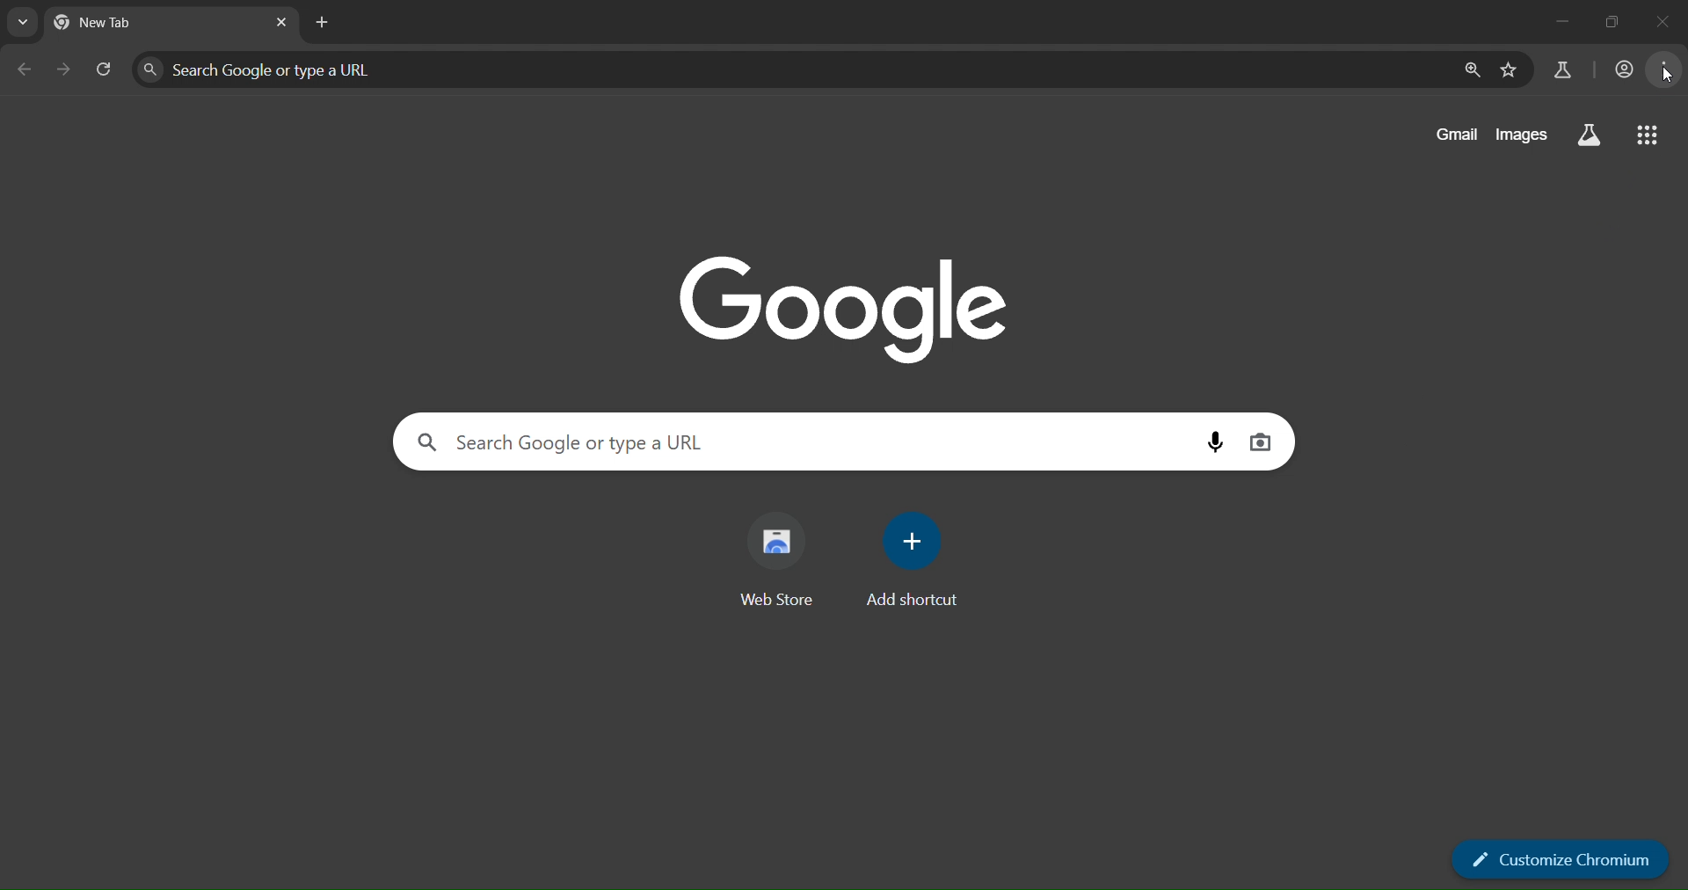 The width and height of the screenshot is (1688, 890). I want to click on web store, so click(777, 558).